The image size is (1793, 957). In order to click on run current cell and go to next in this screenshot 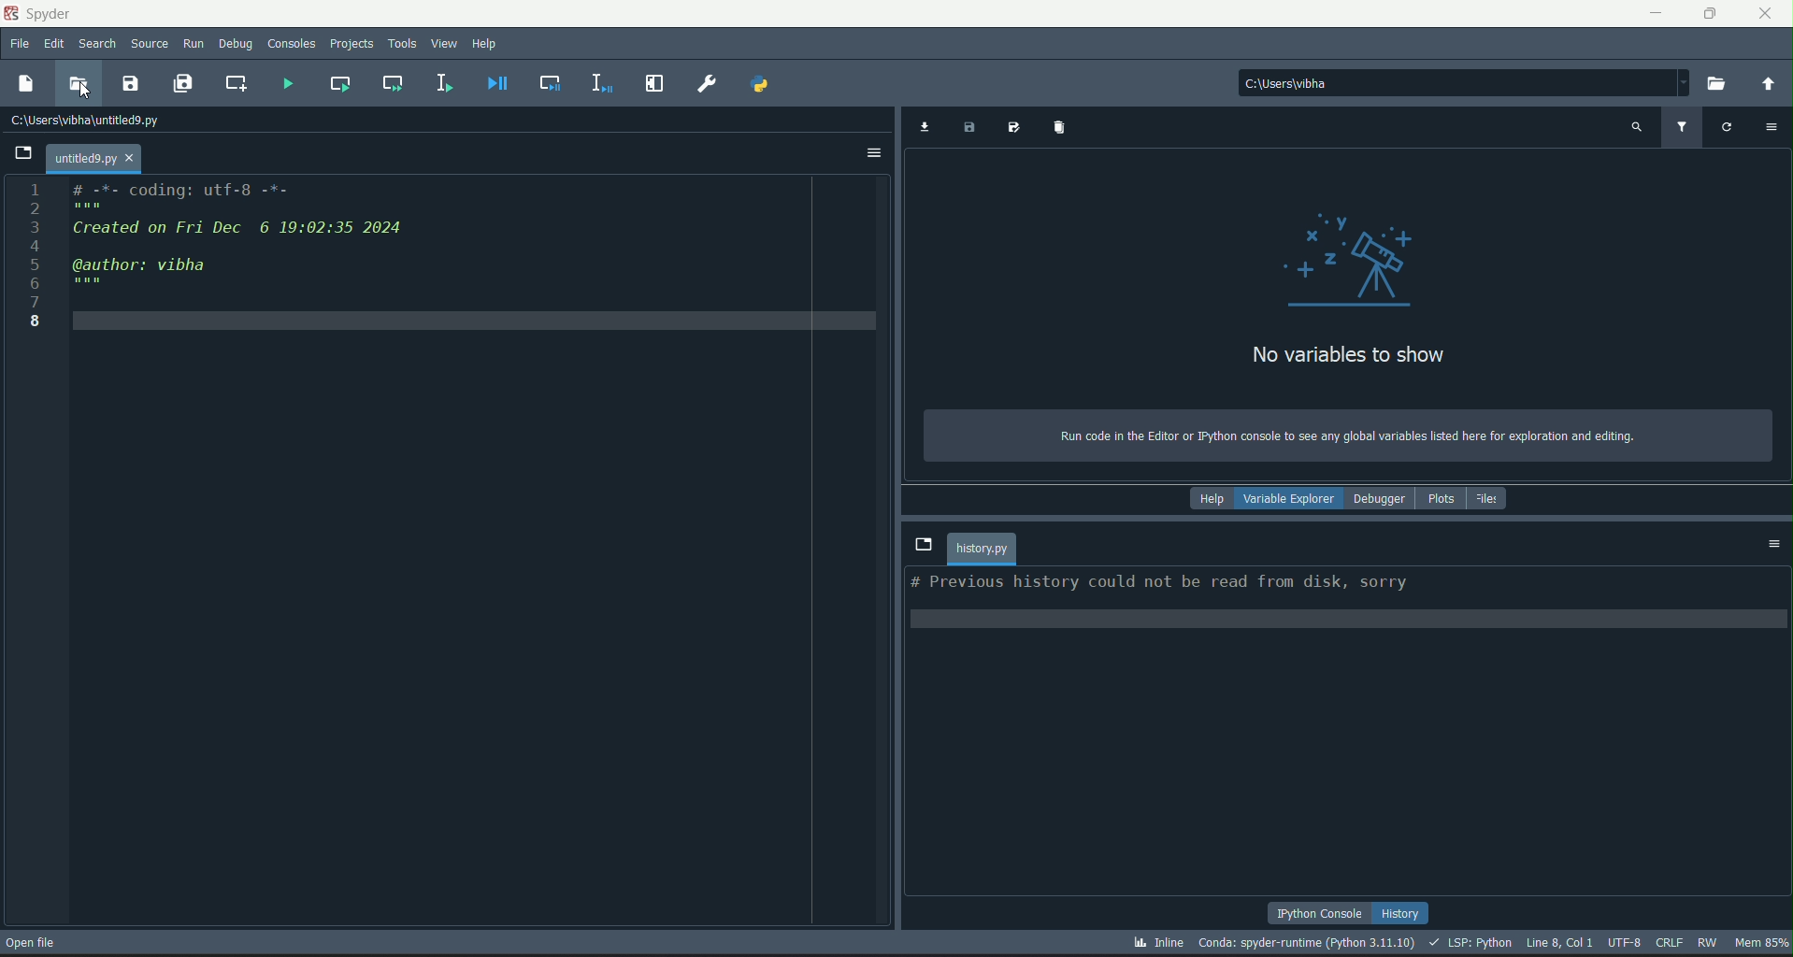, I will do `click(393, 83)`.